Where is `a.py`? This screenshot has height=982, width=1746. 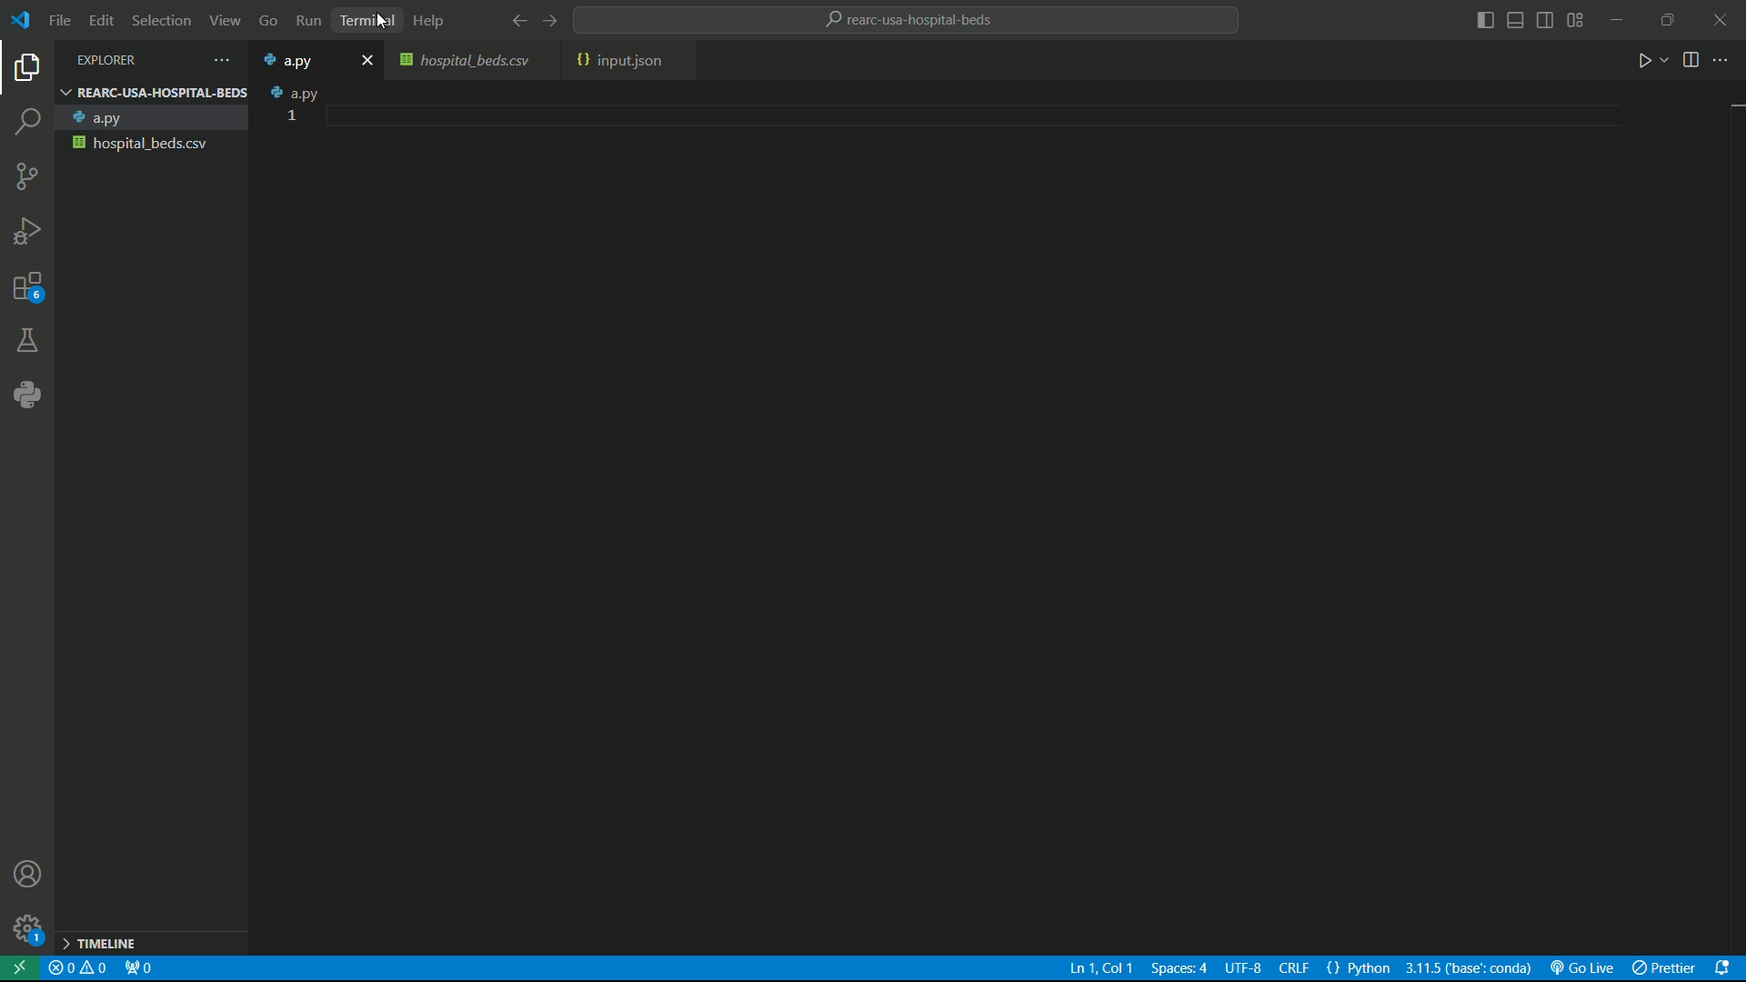 a.py is located at coordinates (298, 61).